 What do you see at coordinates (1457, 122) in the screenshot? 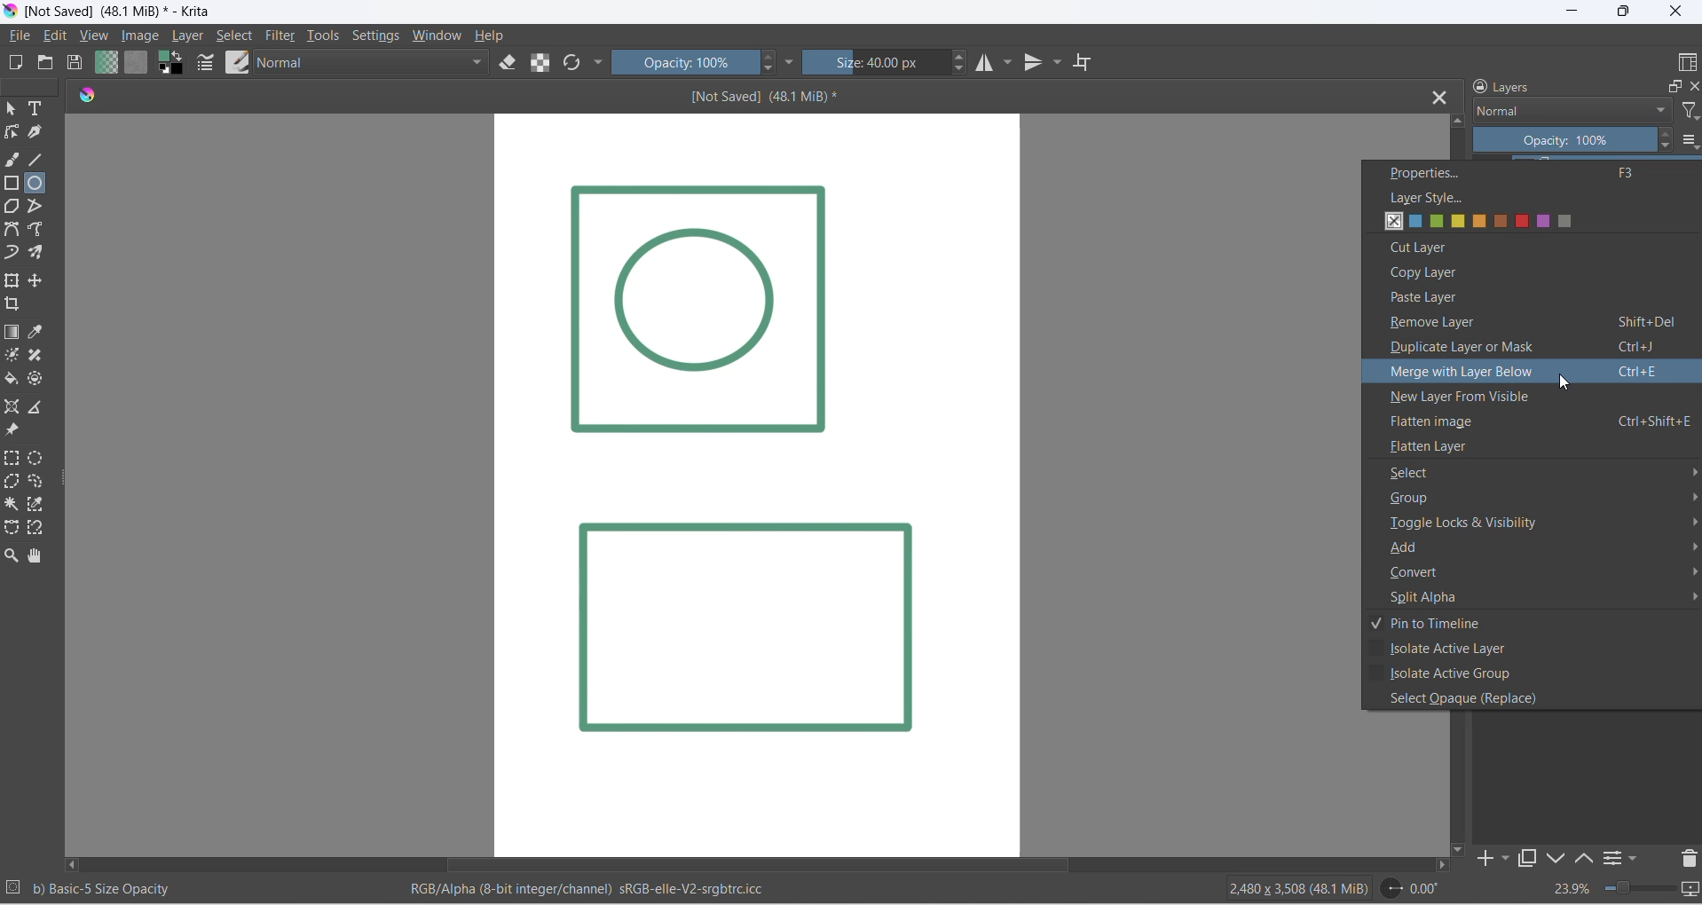
I see `move up button` at bounding box center [1457, 122].